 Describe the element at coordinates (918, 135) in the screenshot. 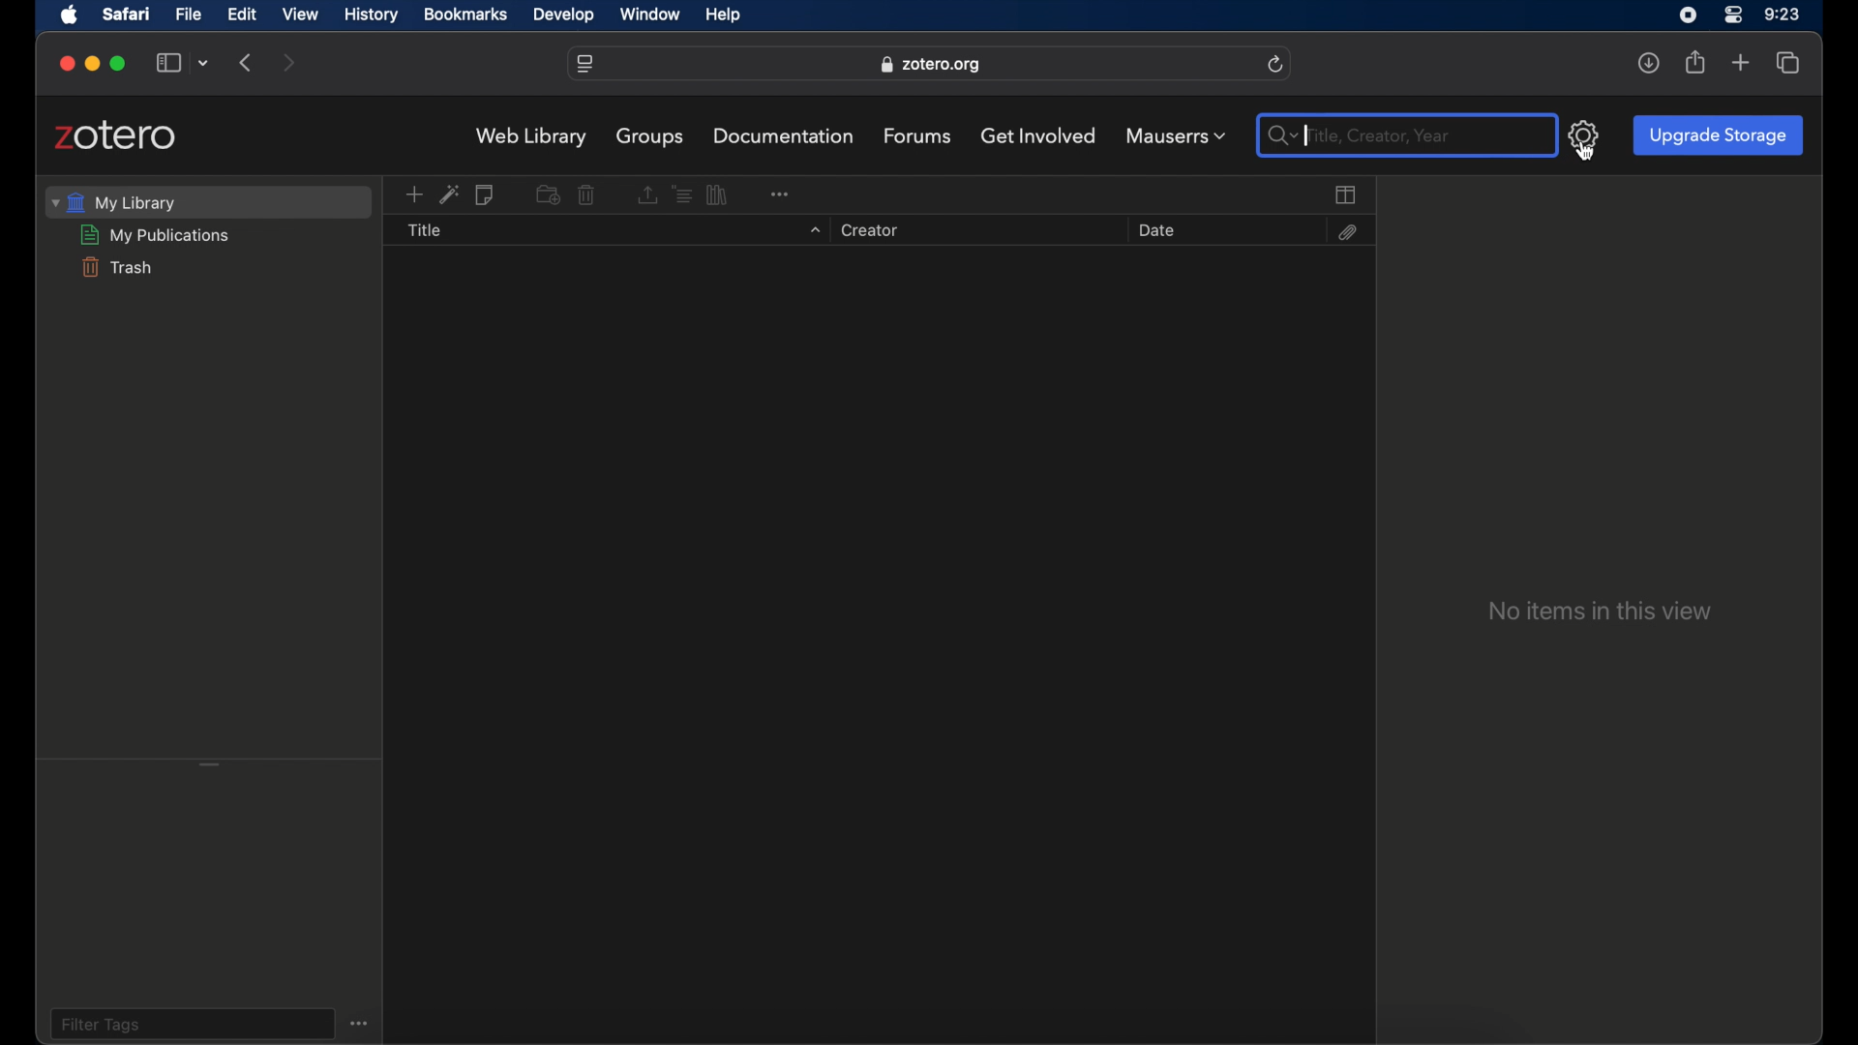

I see `forums` at that location.